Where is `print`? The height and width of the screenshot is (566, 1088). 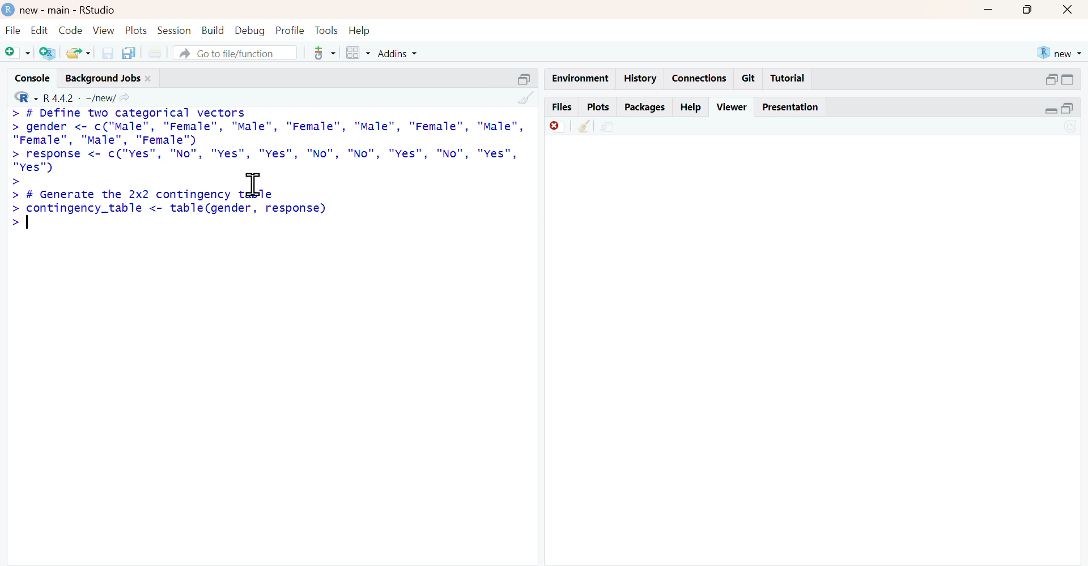 print is located at coordinates (156, 53).